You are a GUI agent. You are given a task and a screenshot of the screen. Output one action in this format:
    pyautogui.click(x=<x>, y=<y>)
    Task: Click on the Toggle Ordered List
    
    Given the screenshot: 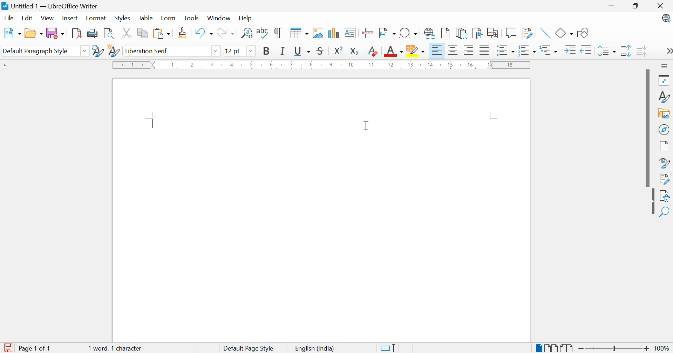 What is the action you would take?
    pyautogui.click(x=528, y=50)
    